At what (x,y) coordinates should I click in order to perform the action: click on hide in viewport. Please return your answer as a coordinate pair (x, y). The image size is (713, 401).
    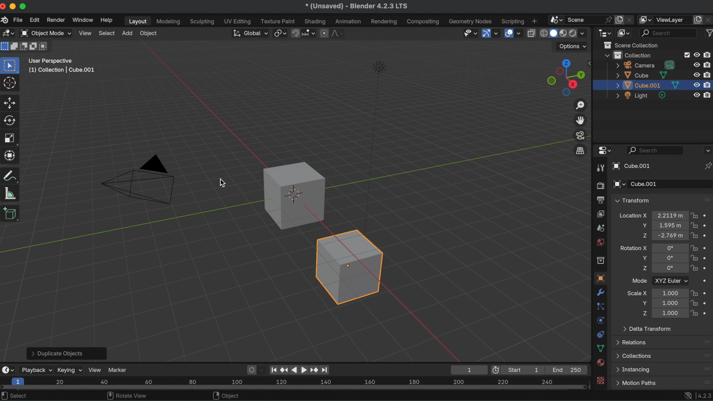
    Looking at the image, I should click on (697, 96).